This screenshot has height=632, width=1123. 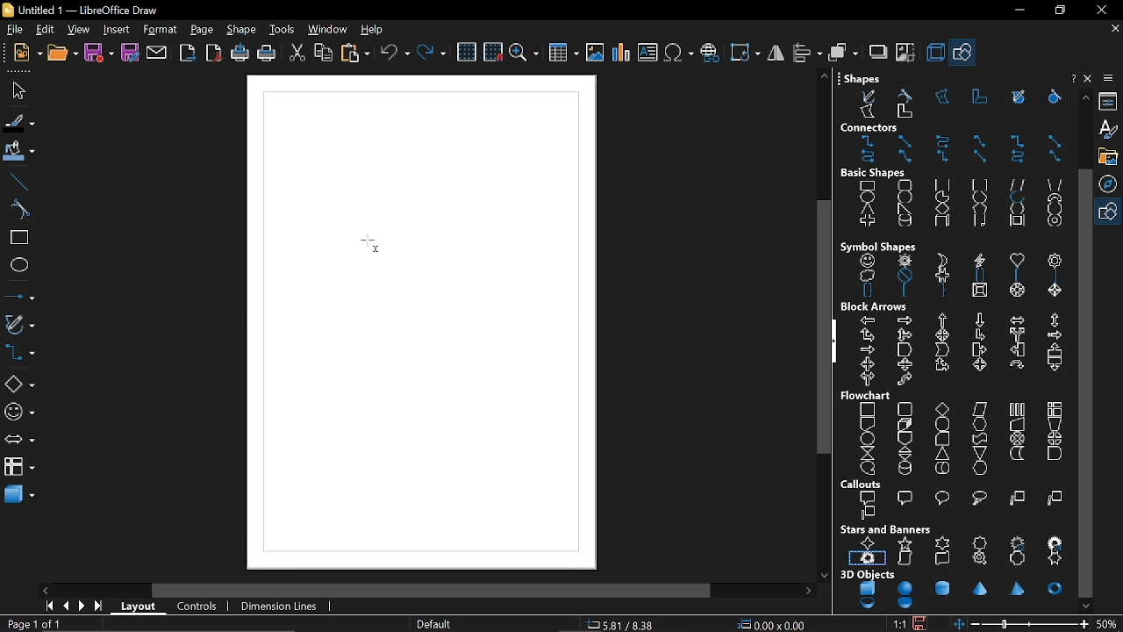 I want to click on insert, so click(x=118, y=29).